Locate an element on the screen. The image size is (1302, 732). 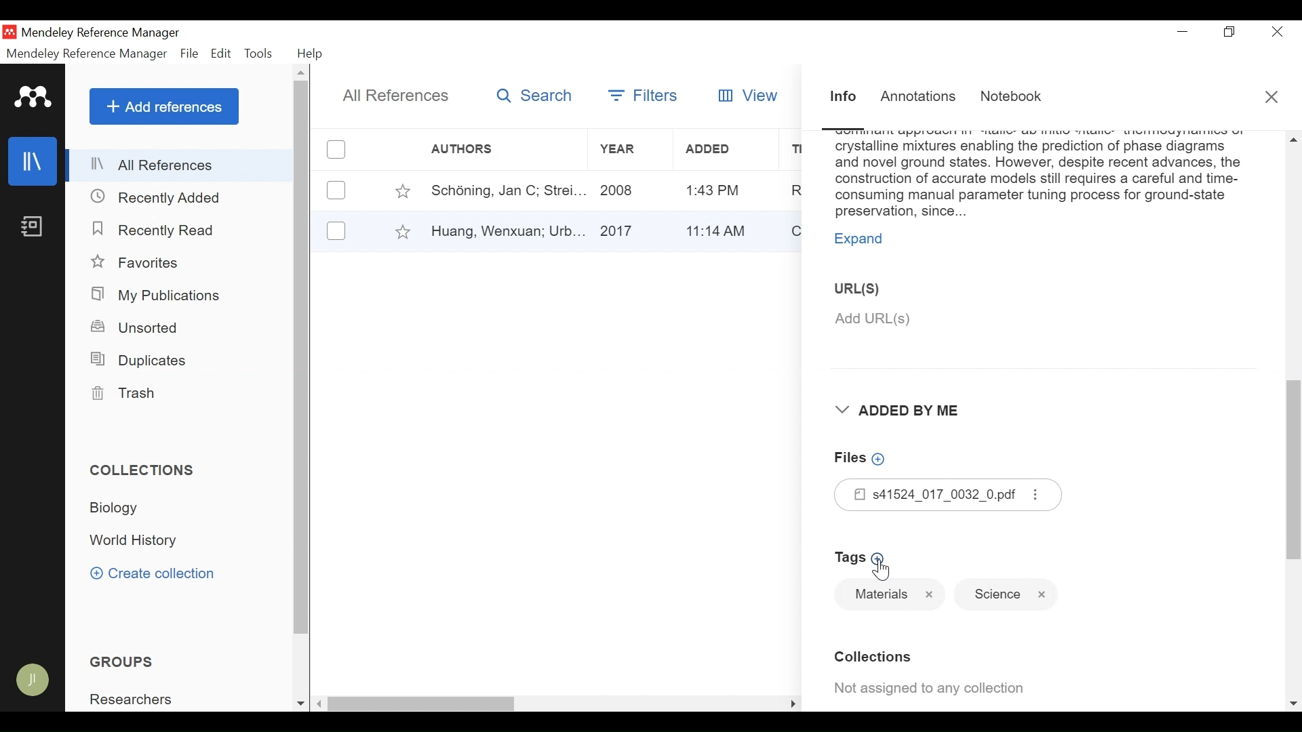
Not assigned to any collection is located at coordinates (930, 689).